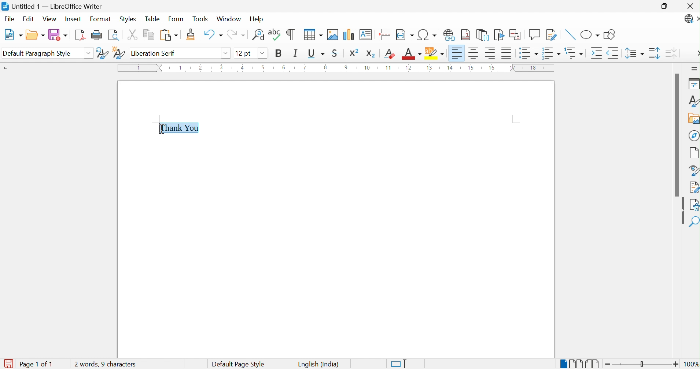  What do you see at coordinates (37, 53) in the screenshot?
I see `Default Paragraph Style` at bounding box center [37, 53].